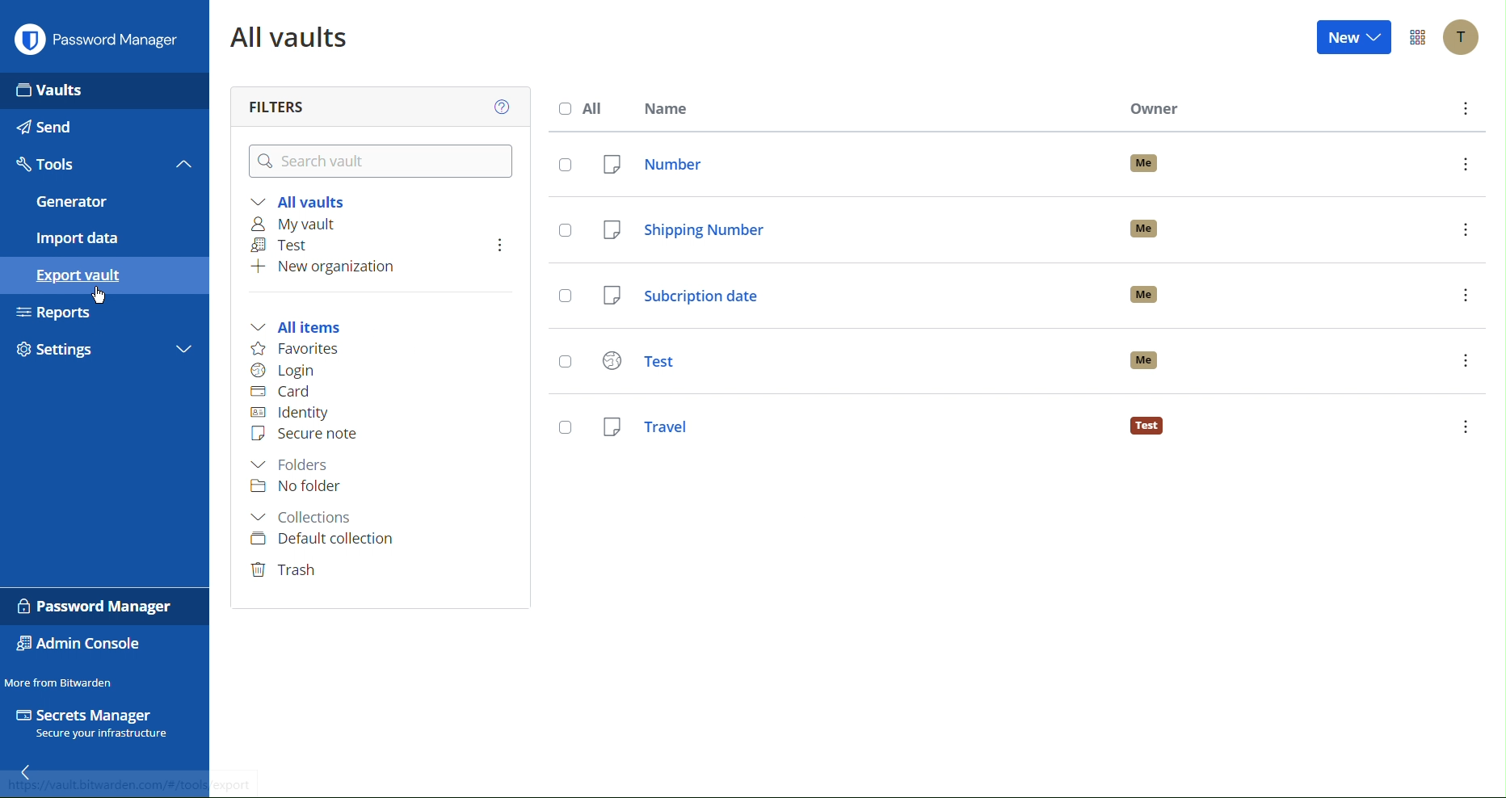 Image resolution: width=1506 pixels, height=798 pixels. Describe the element at coordinates (286, 414) in the screenshot. I see `Identity` at that location.